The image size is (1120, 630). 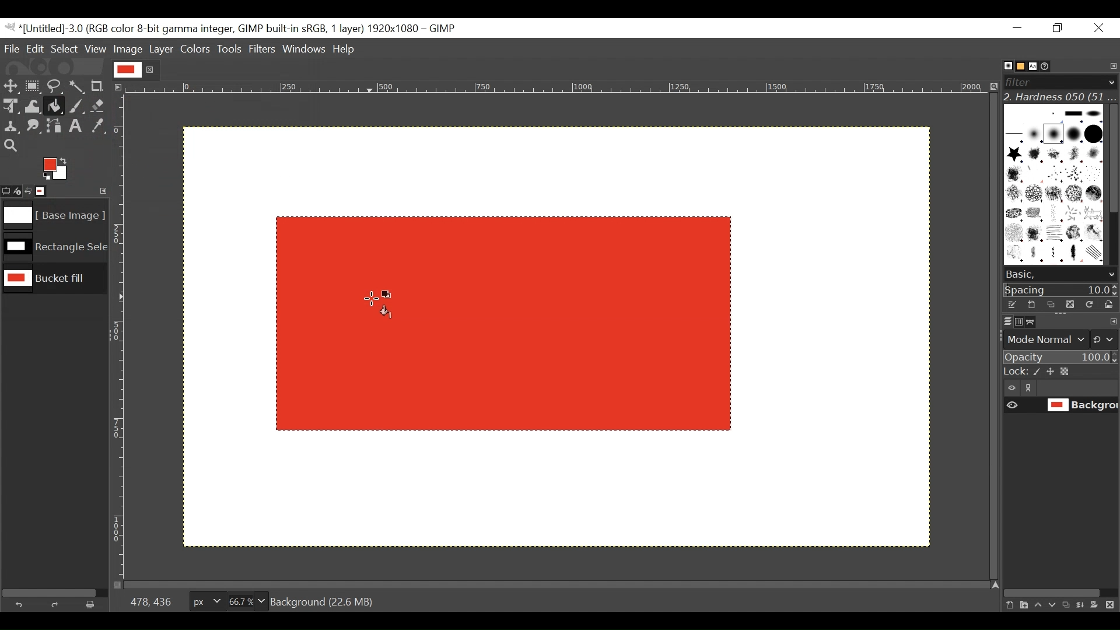 I want to click on Fonts, so click(x=1035, y=65).